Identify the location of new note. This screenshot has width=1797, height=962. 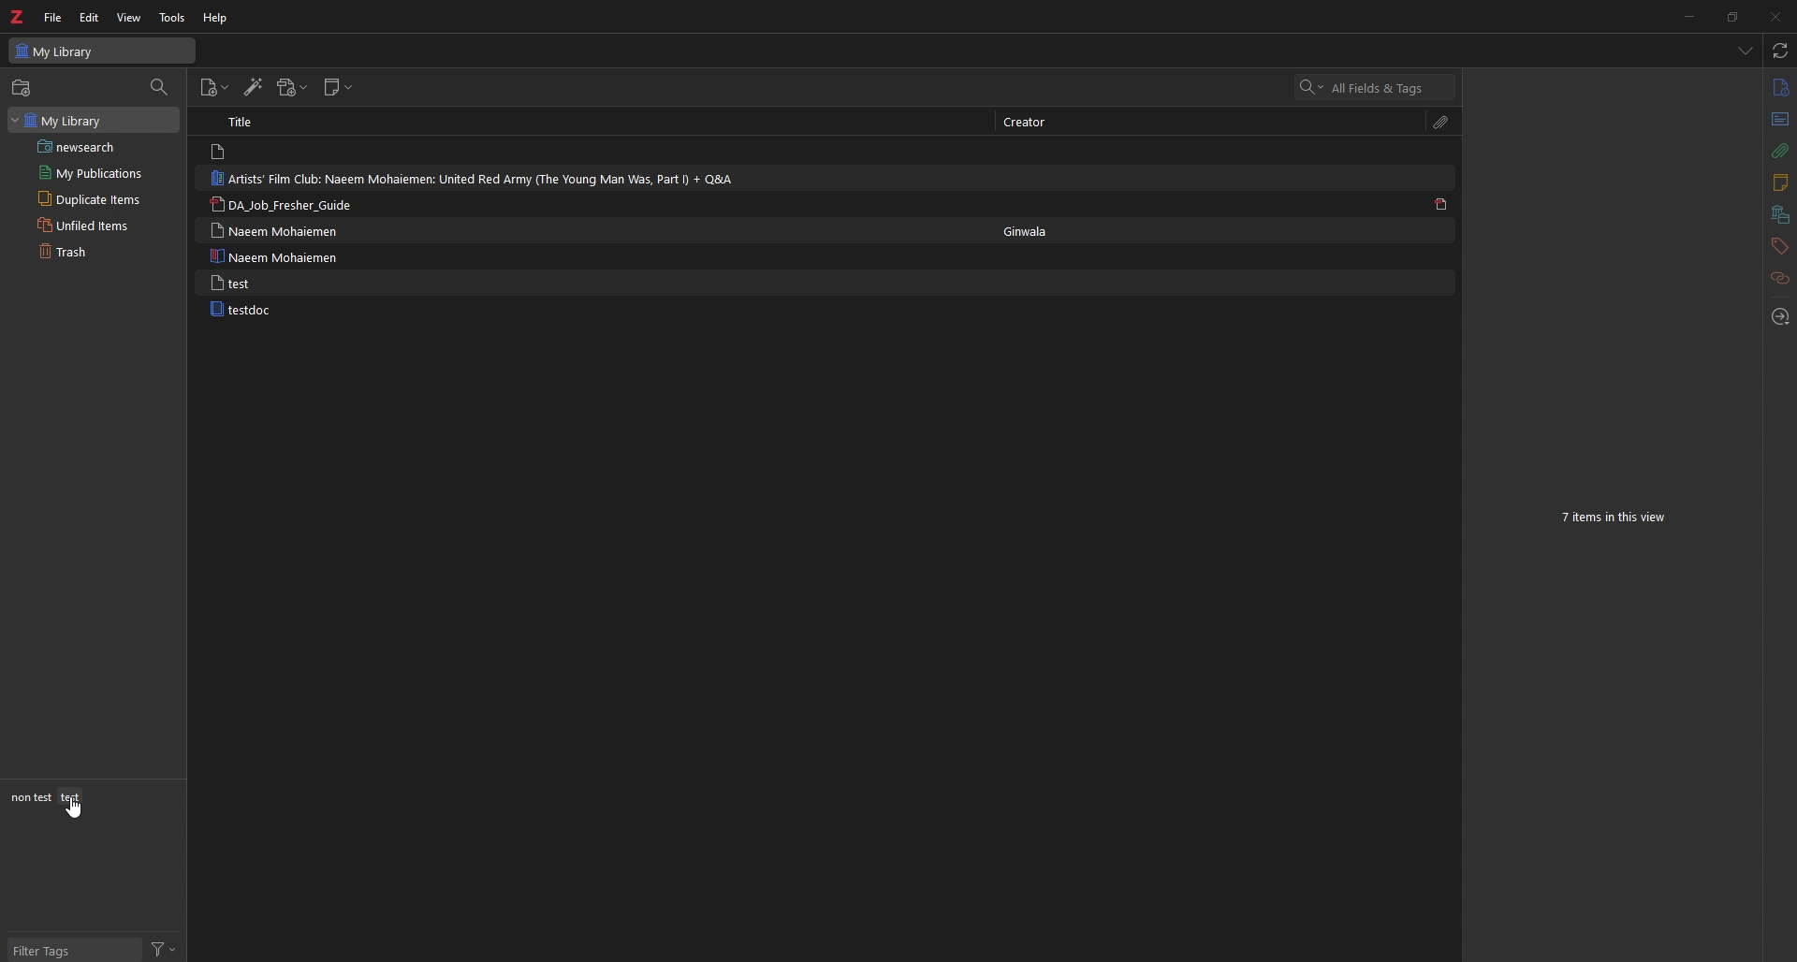
(338, 88).